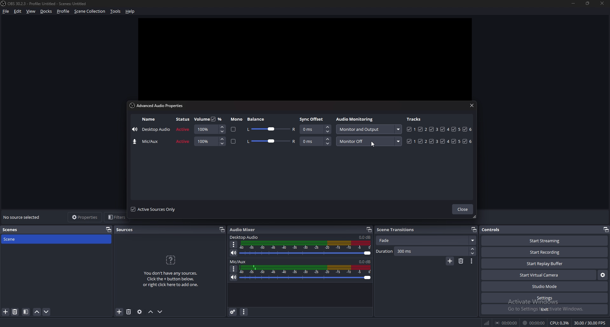 The height and width of the screenshot is (327, 610). I want to click on scene, so click(16, 239).